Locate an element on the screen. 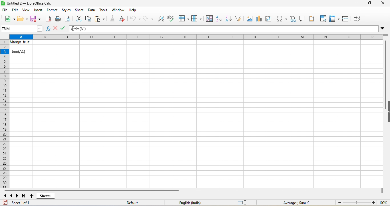 This screenshot has height=206, width=390. format is located at coordinates (53, 11).